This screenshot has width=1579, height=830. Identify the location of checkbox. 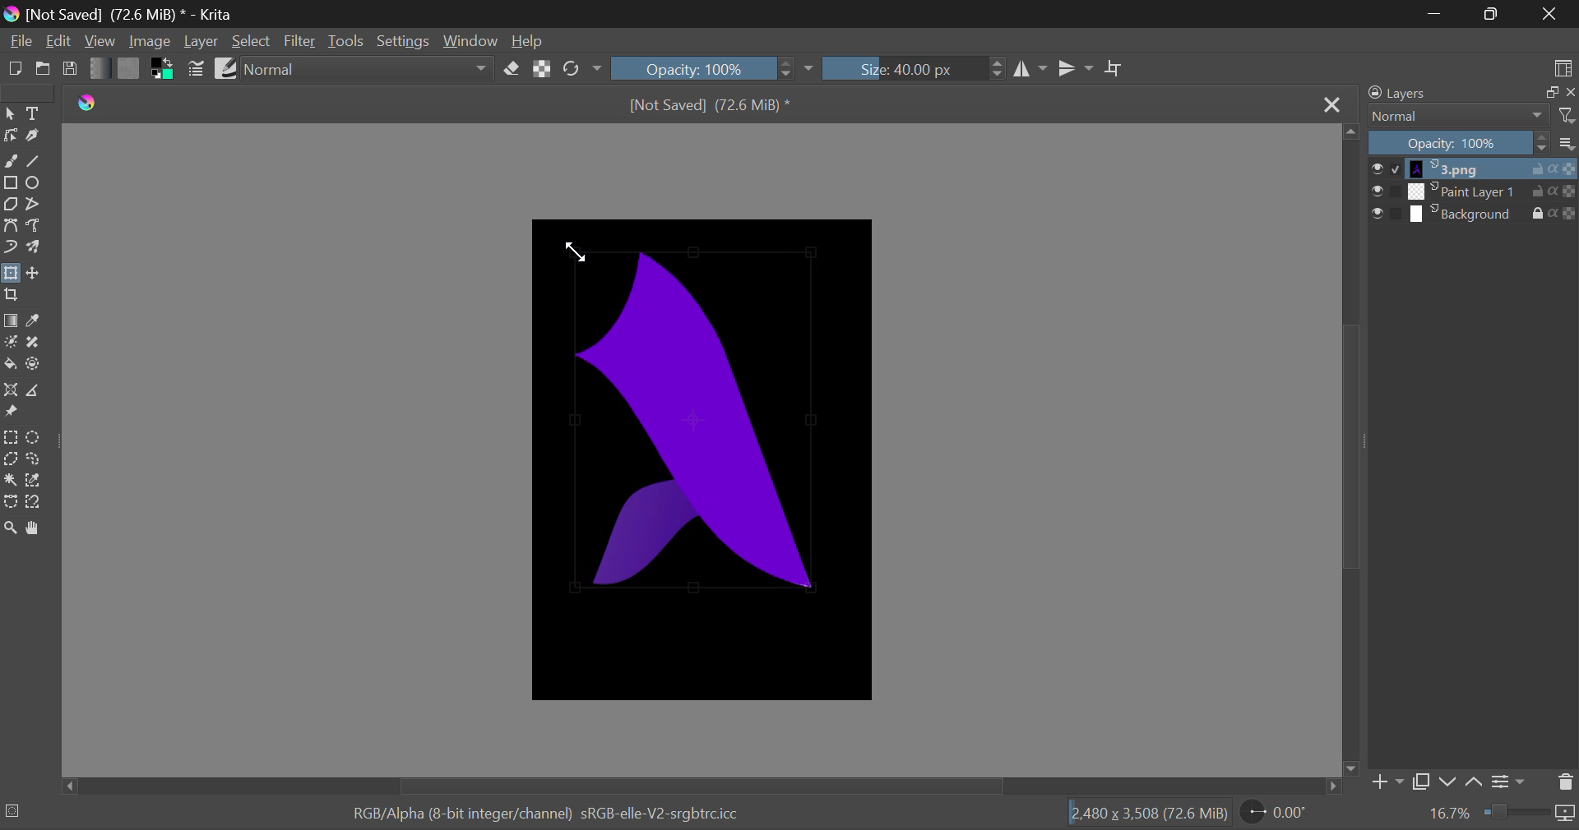
(1384, 214).